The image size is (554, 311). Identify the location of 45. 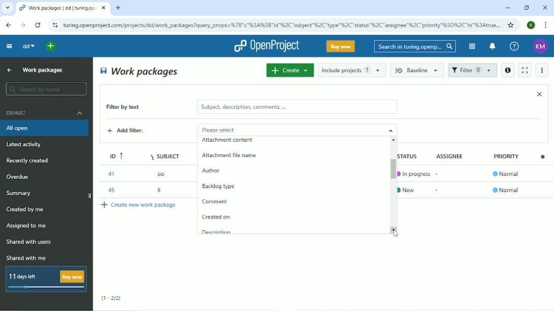
(110, 189).